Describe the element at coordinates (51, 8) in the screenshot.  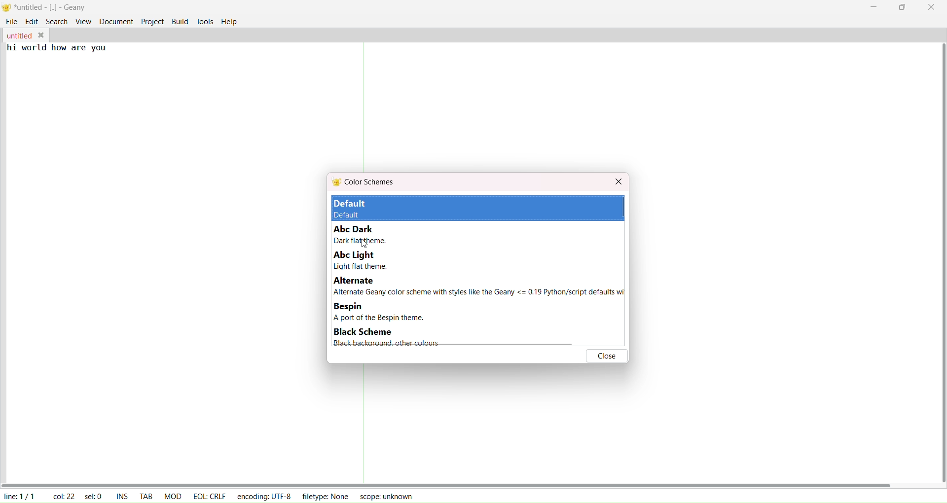
I see `title` at that location.